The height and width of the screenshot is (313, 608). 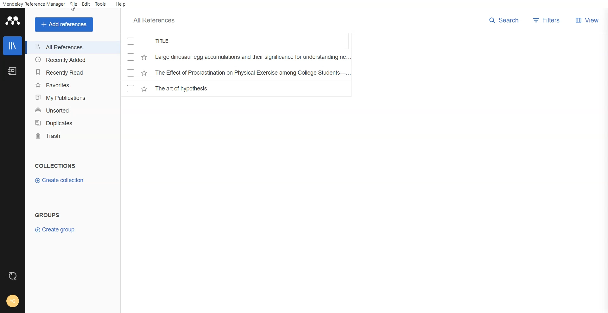 I want to click on Duplicates, so click(x=67, y=122).